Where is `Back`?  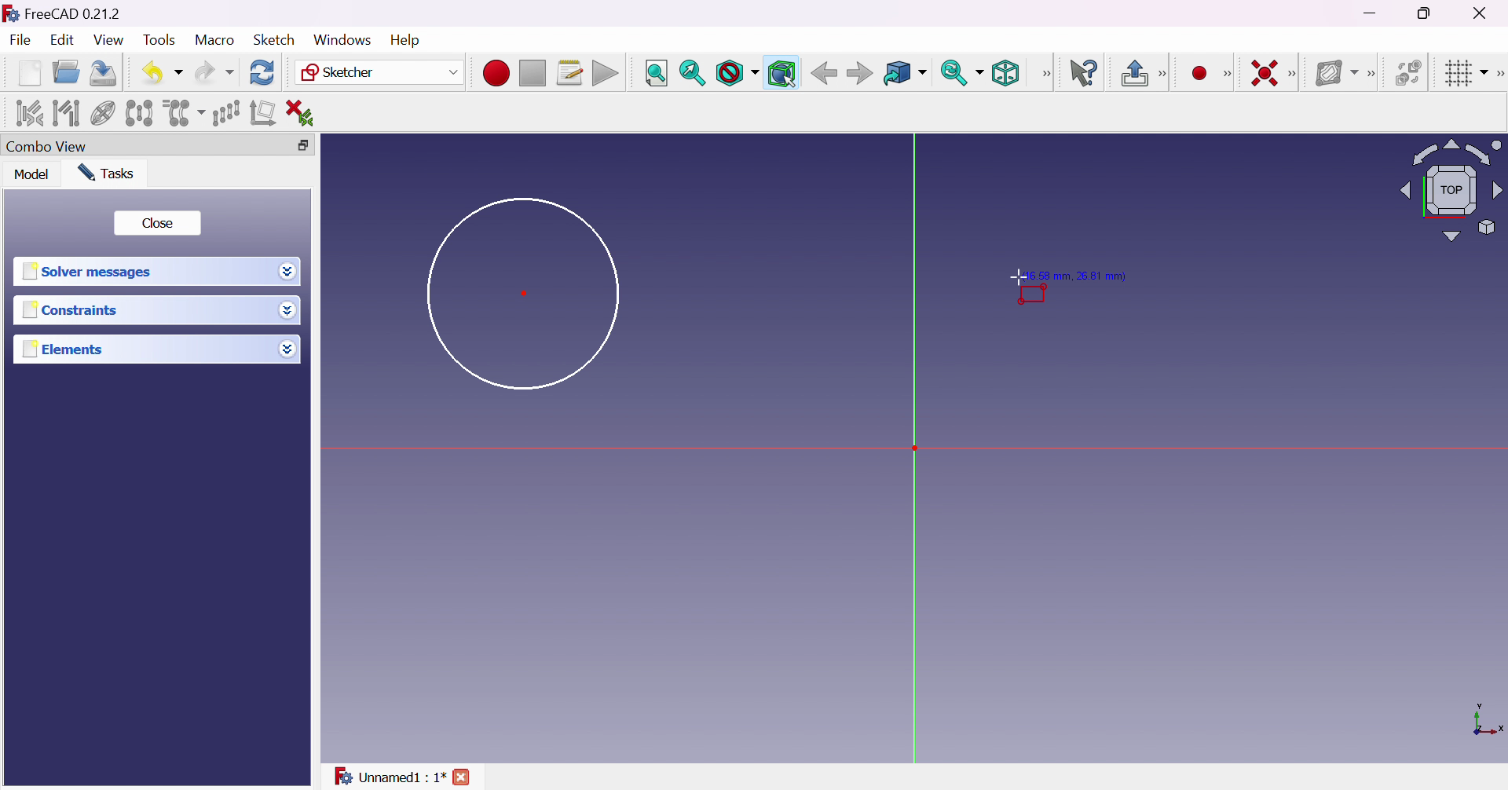
Back is located at coordinates (824, 72).